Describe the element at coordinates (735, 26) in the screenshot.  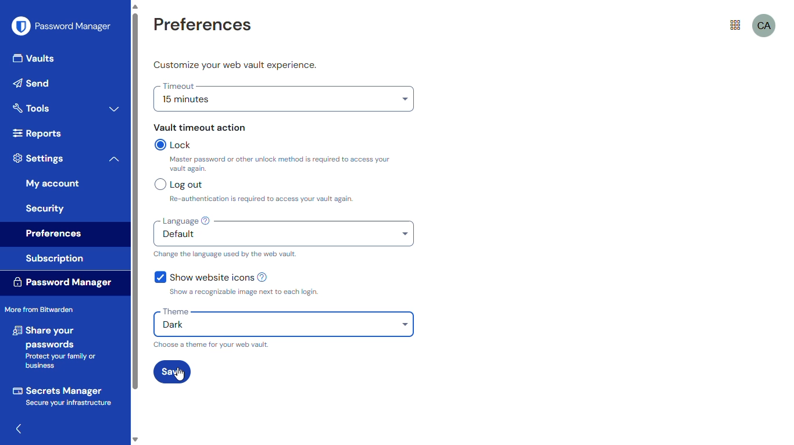
I see `more from bitwarden` at that location.